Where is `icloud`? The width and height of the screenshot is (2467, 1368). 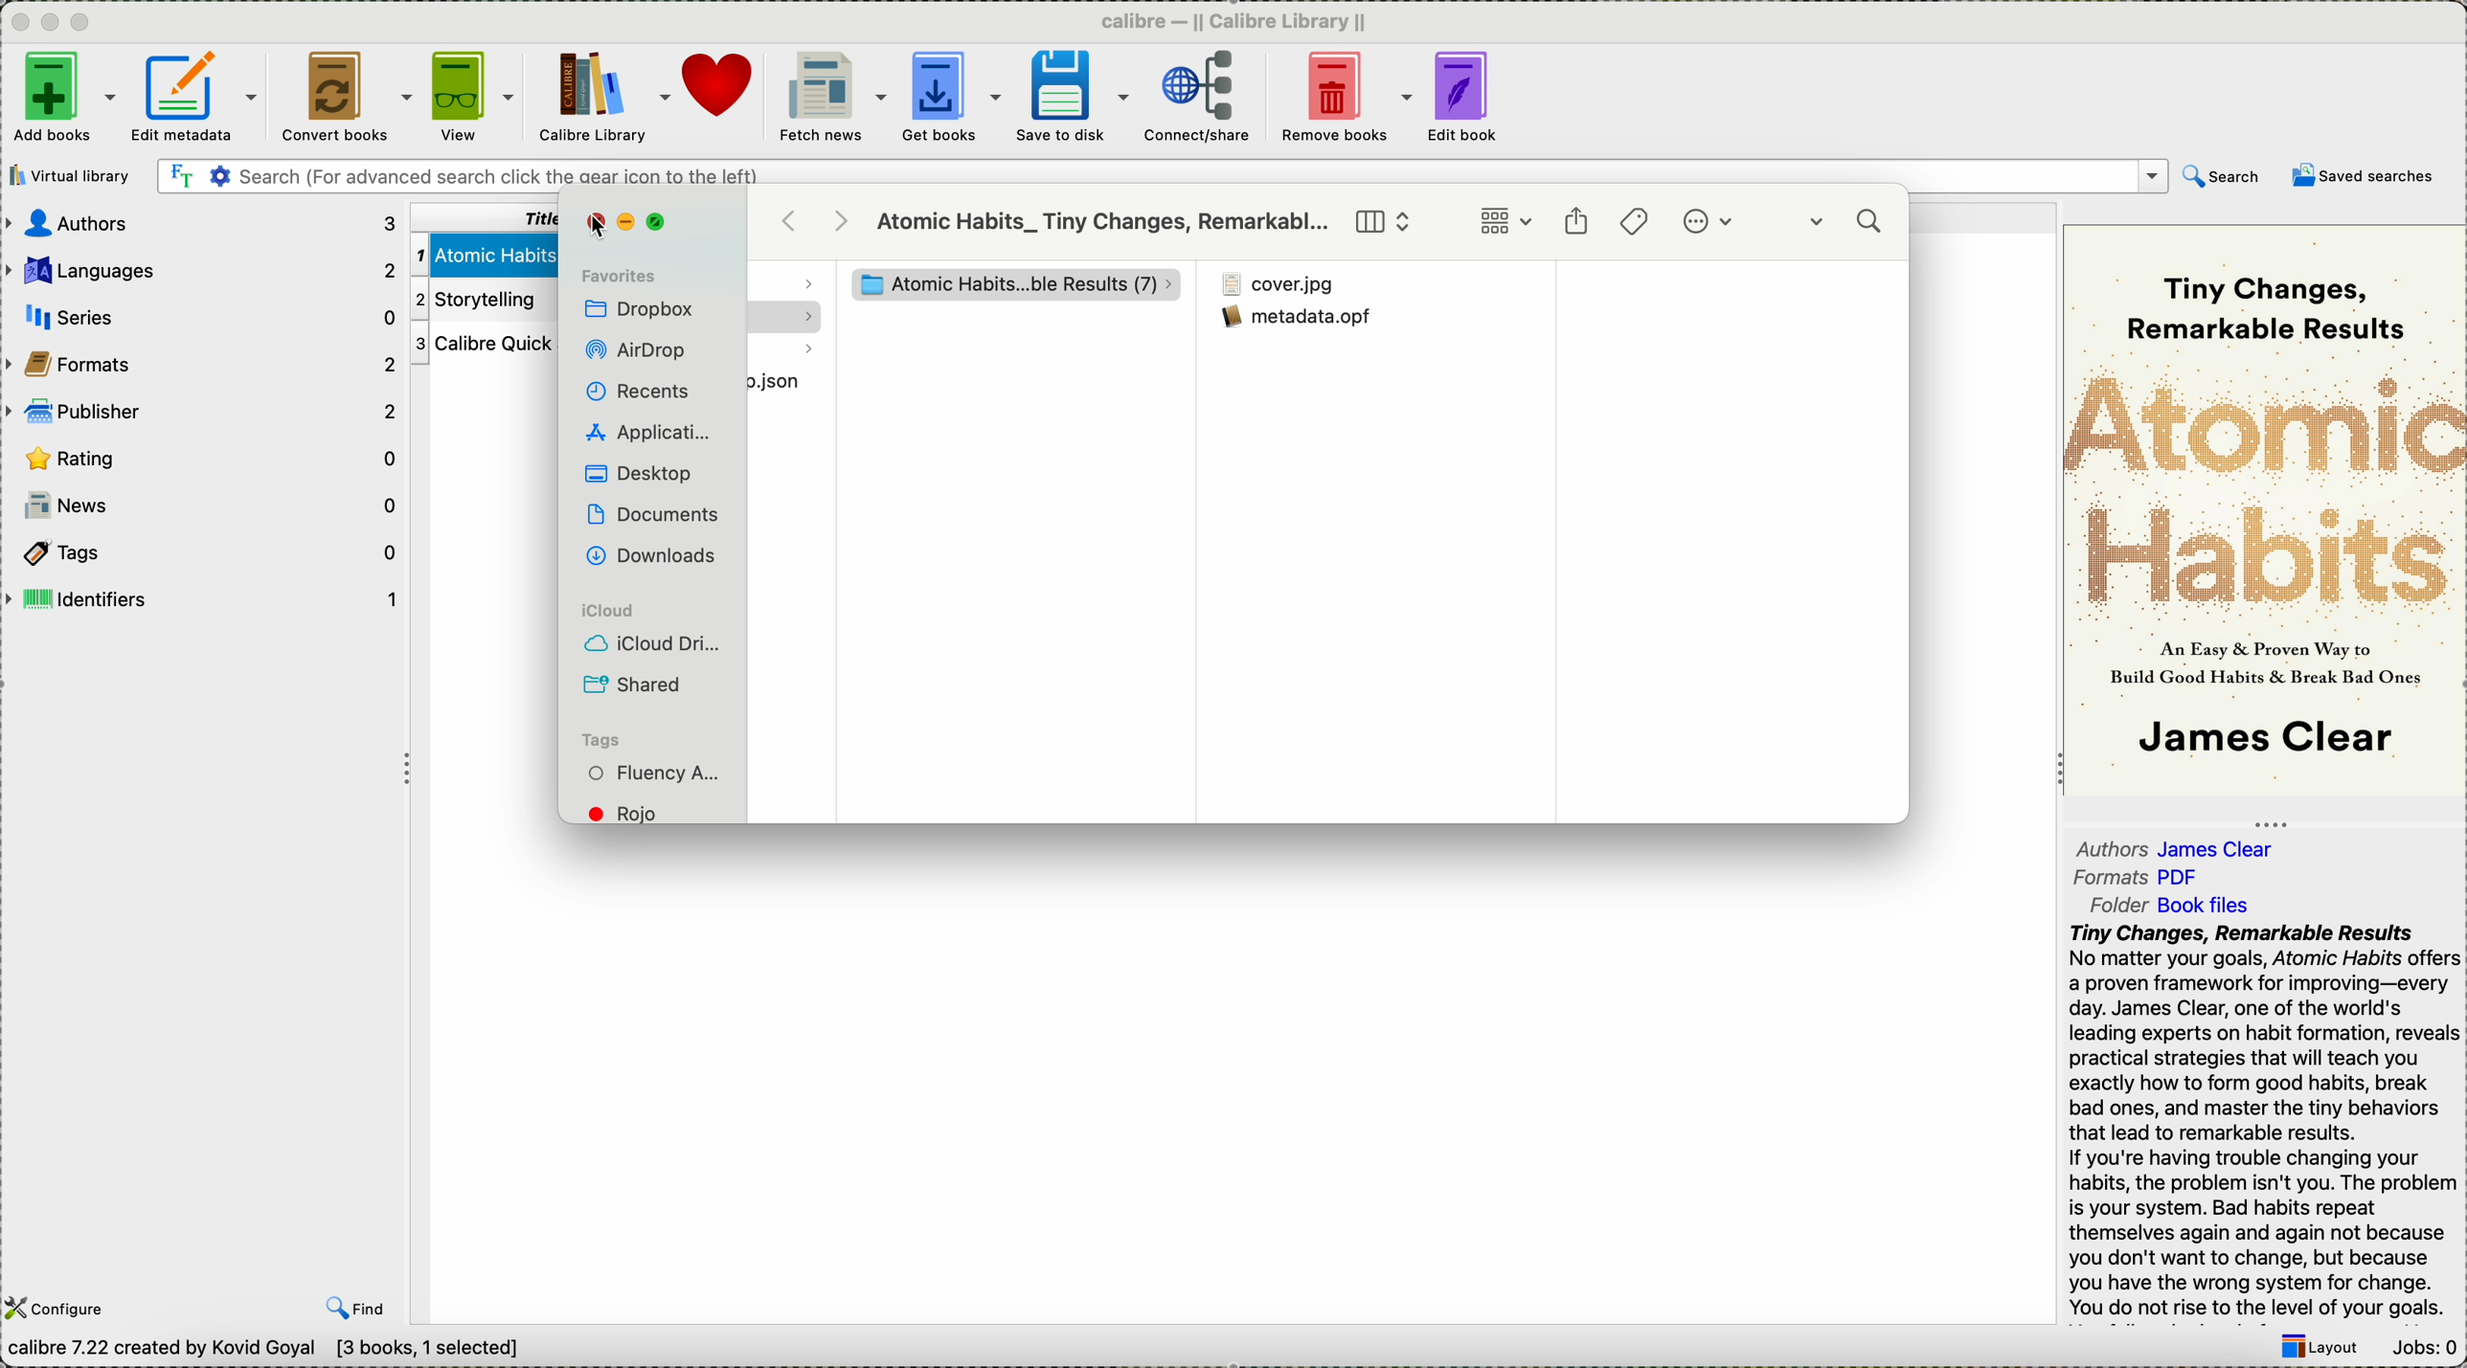 icloud is located at coordinates (614, 612).